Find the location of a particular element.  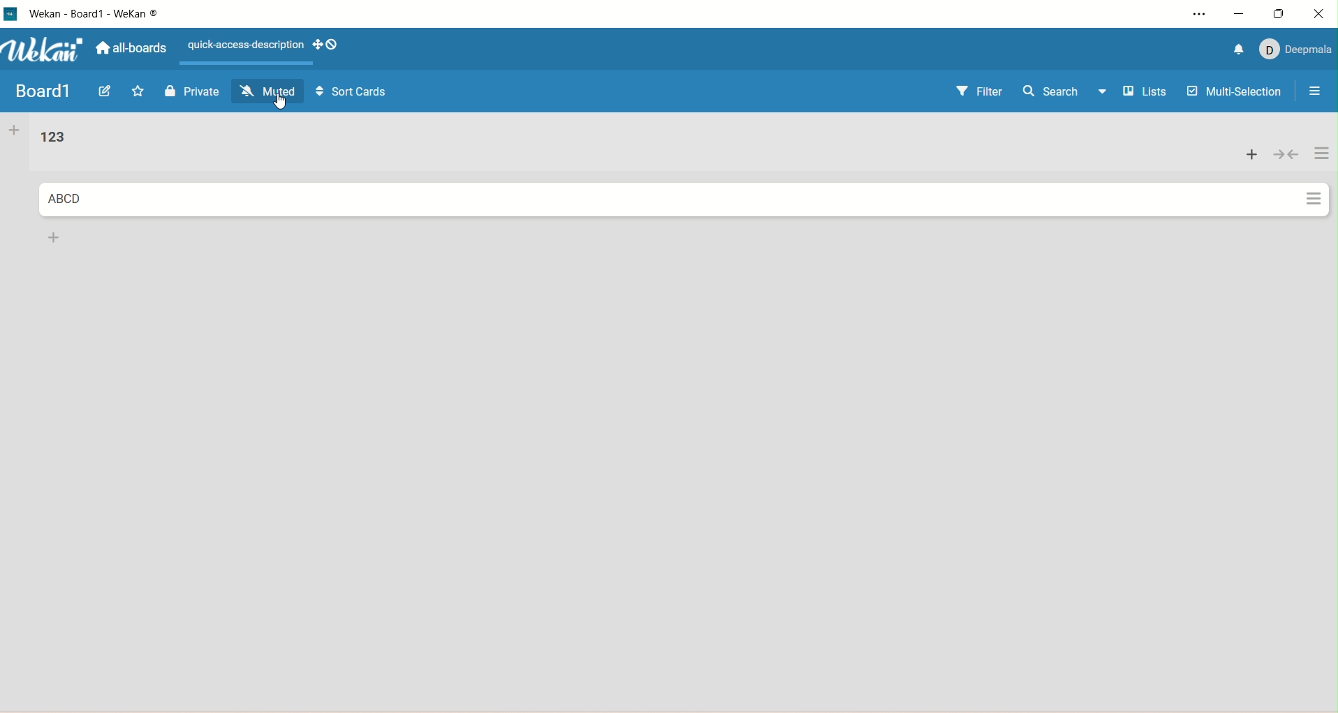

multi-selection is located at coordinates (1235, 93).